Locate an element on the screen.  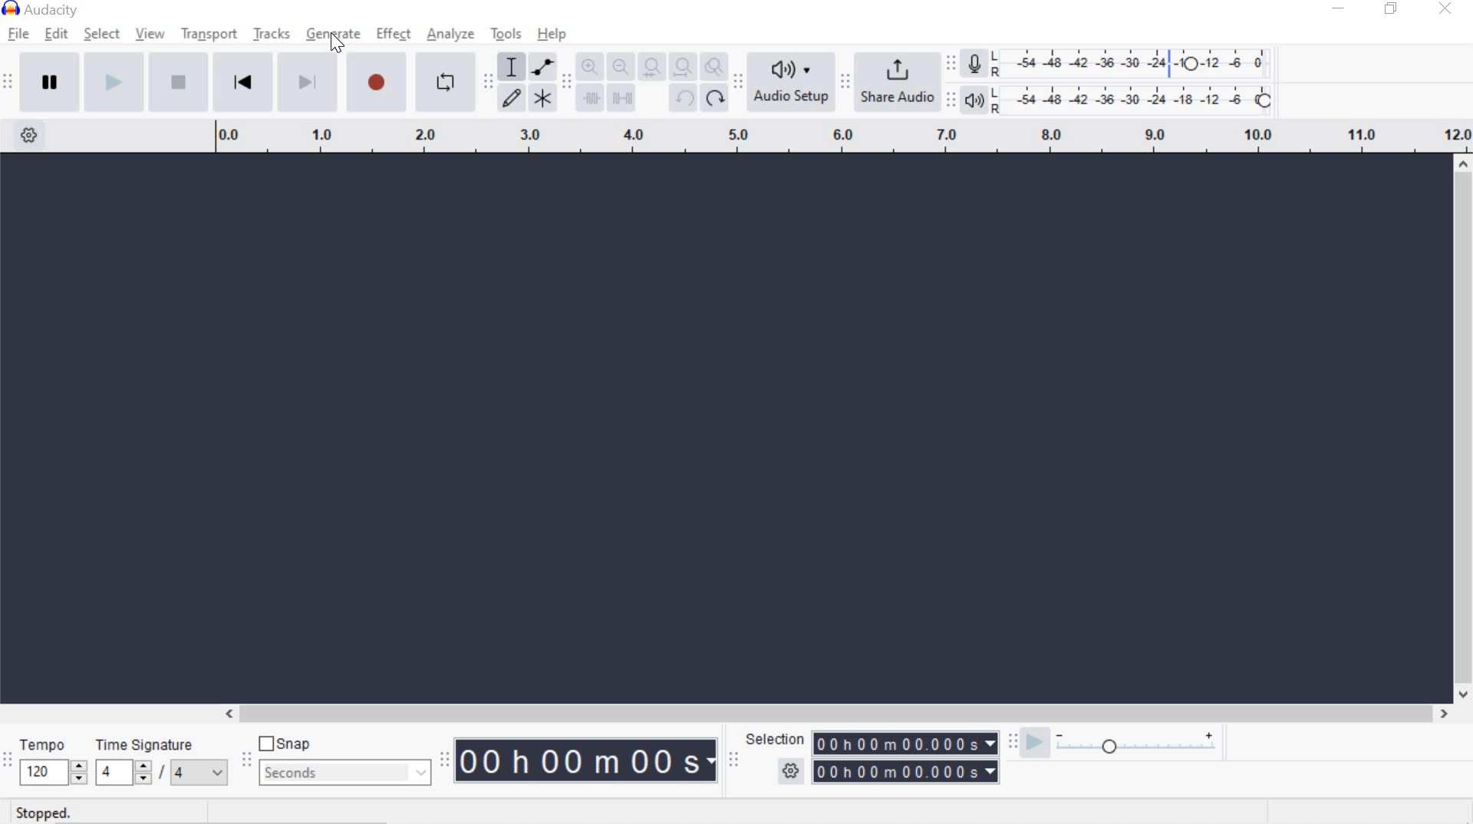
tools is located at coordinates (506, 35).